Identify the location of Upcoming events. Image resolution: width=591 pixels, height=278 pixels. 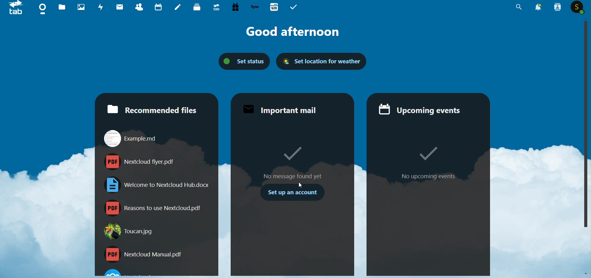
(423, 108).